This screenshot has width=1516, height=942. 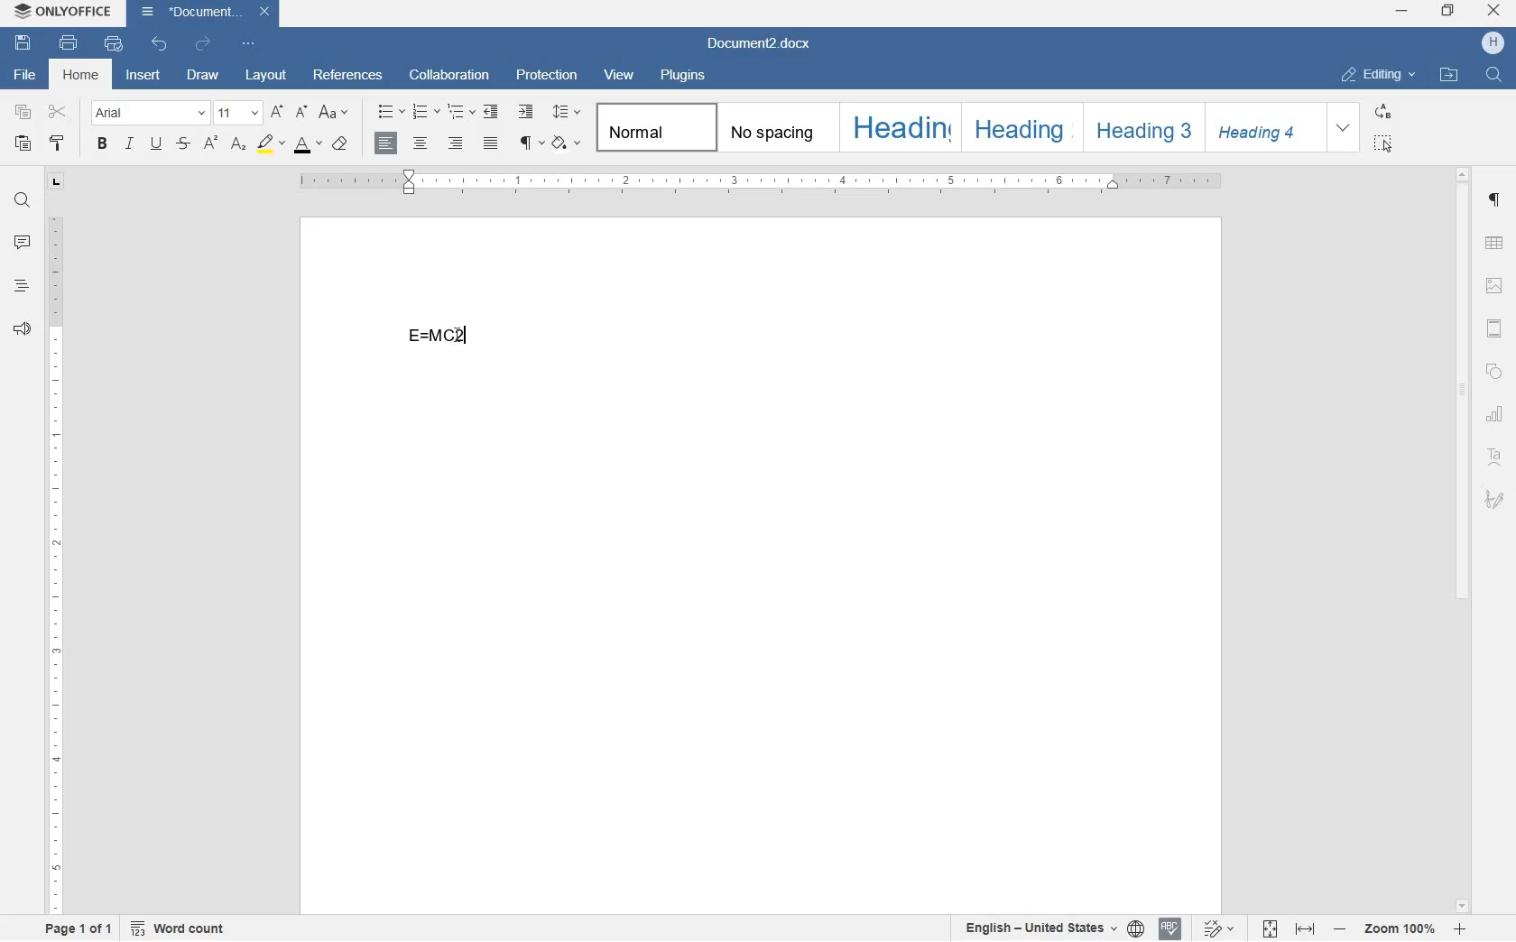 What do you see at coordinates (1493, 43) in the screenshot?
I see `hp` at bounding box center [1493, 43].